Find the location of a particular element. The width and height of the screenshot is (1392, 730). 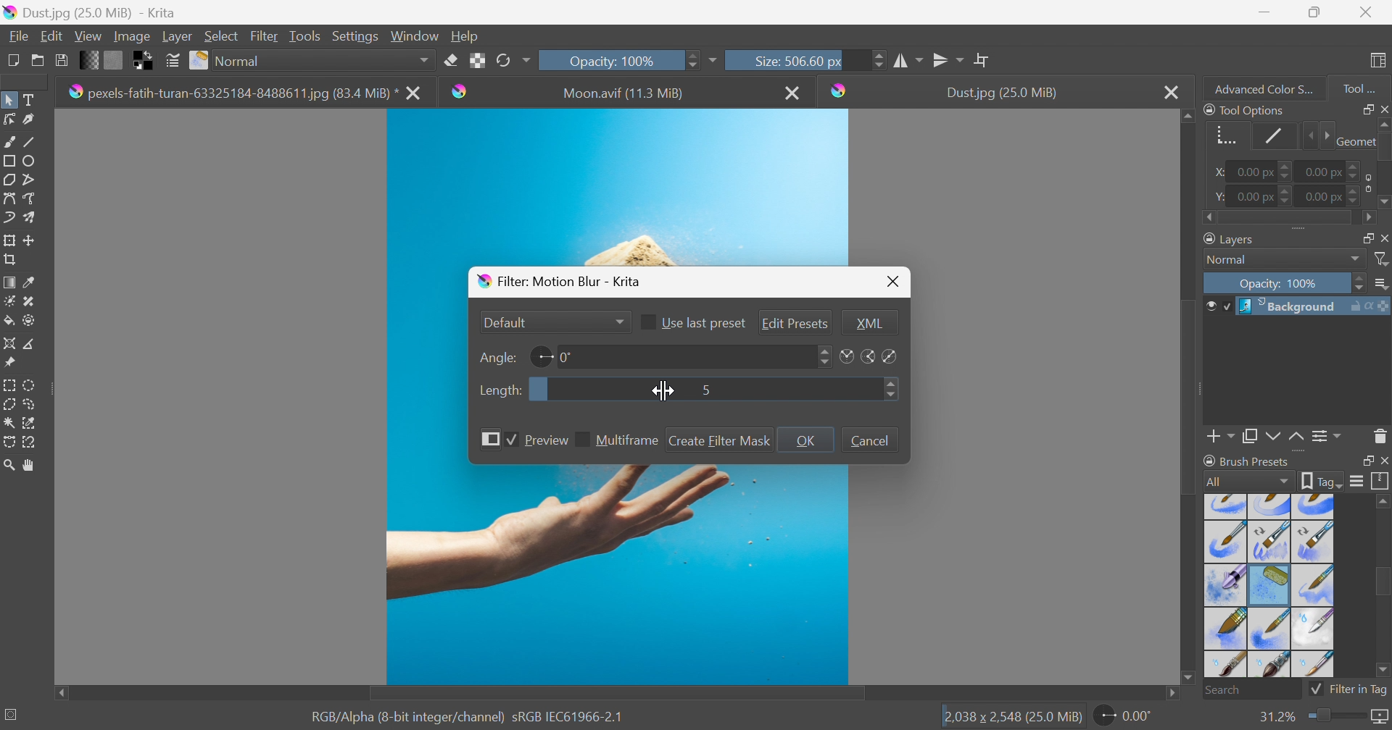

Default is located at coordinates (505, 322).